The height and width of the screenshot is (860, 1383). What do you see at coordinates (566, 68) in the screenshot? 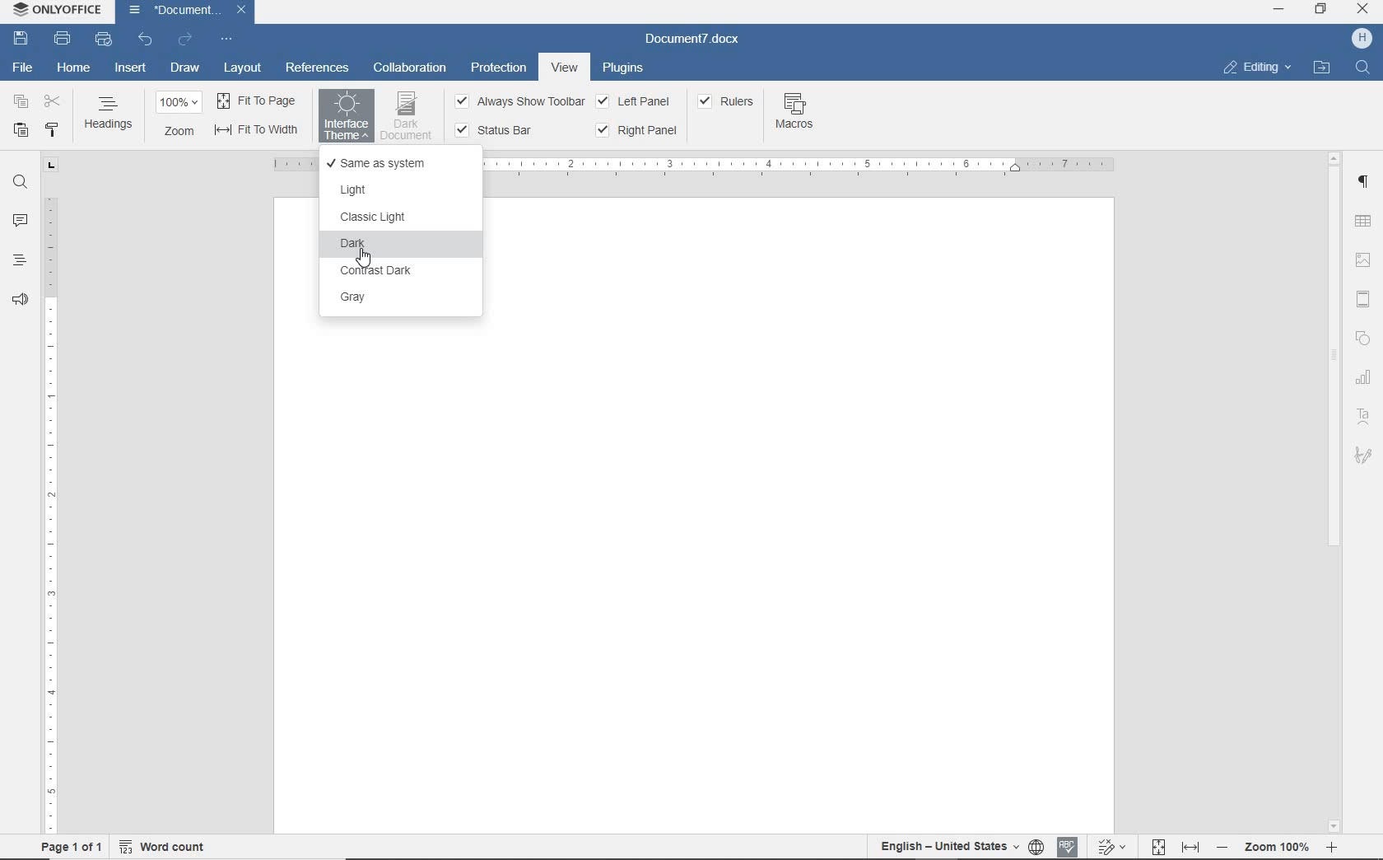
I see `VIEW` at bounding box center [566, 68].